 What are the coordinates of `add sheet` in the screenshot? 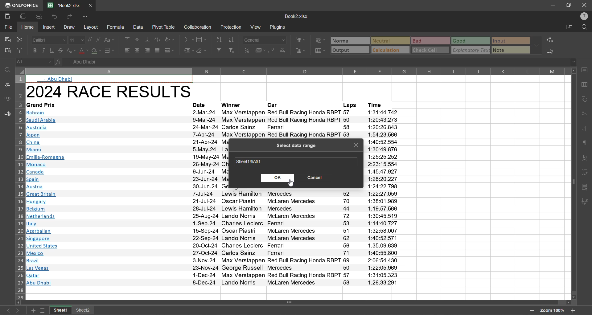 It's located at (33, 310).